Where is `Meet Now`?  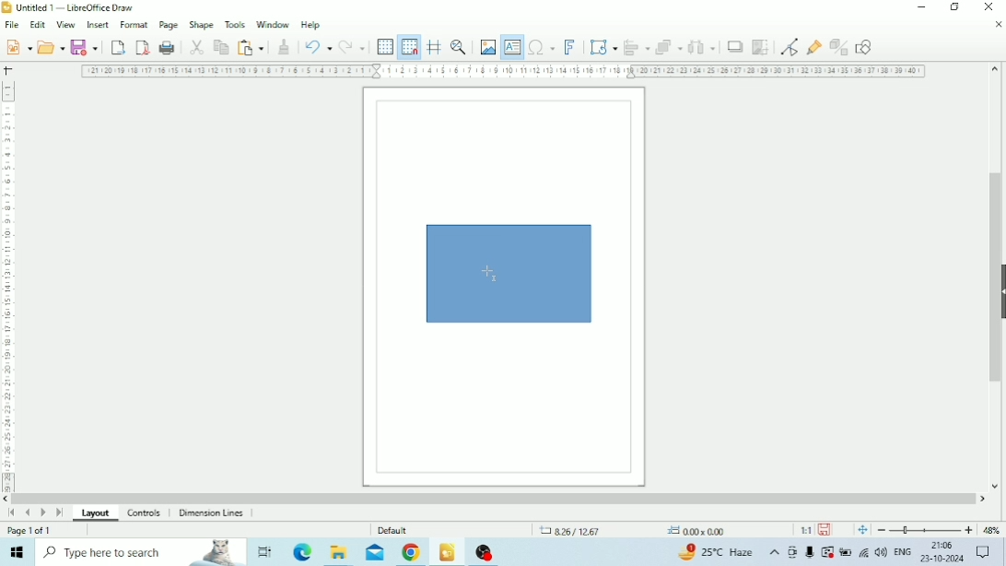 Meet Now is located at coordinates (792, 552).